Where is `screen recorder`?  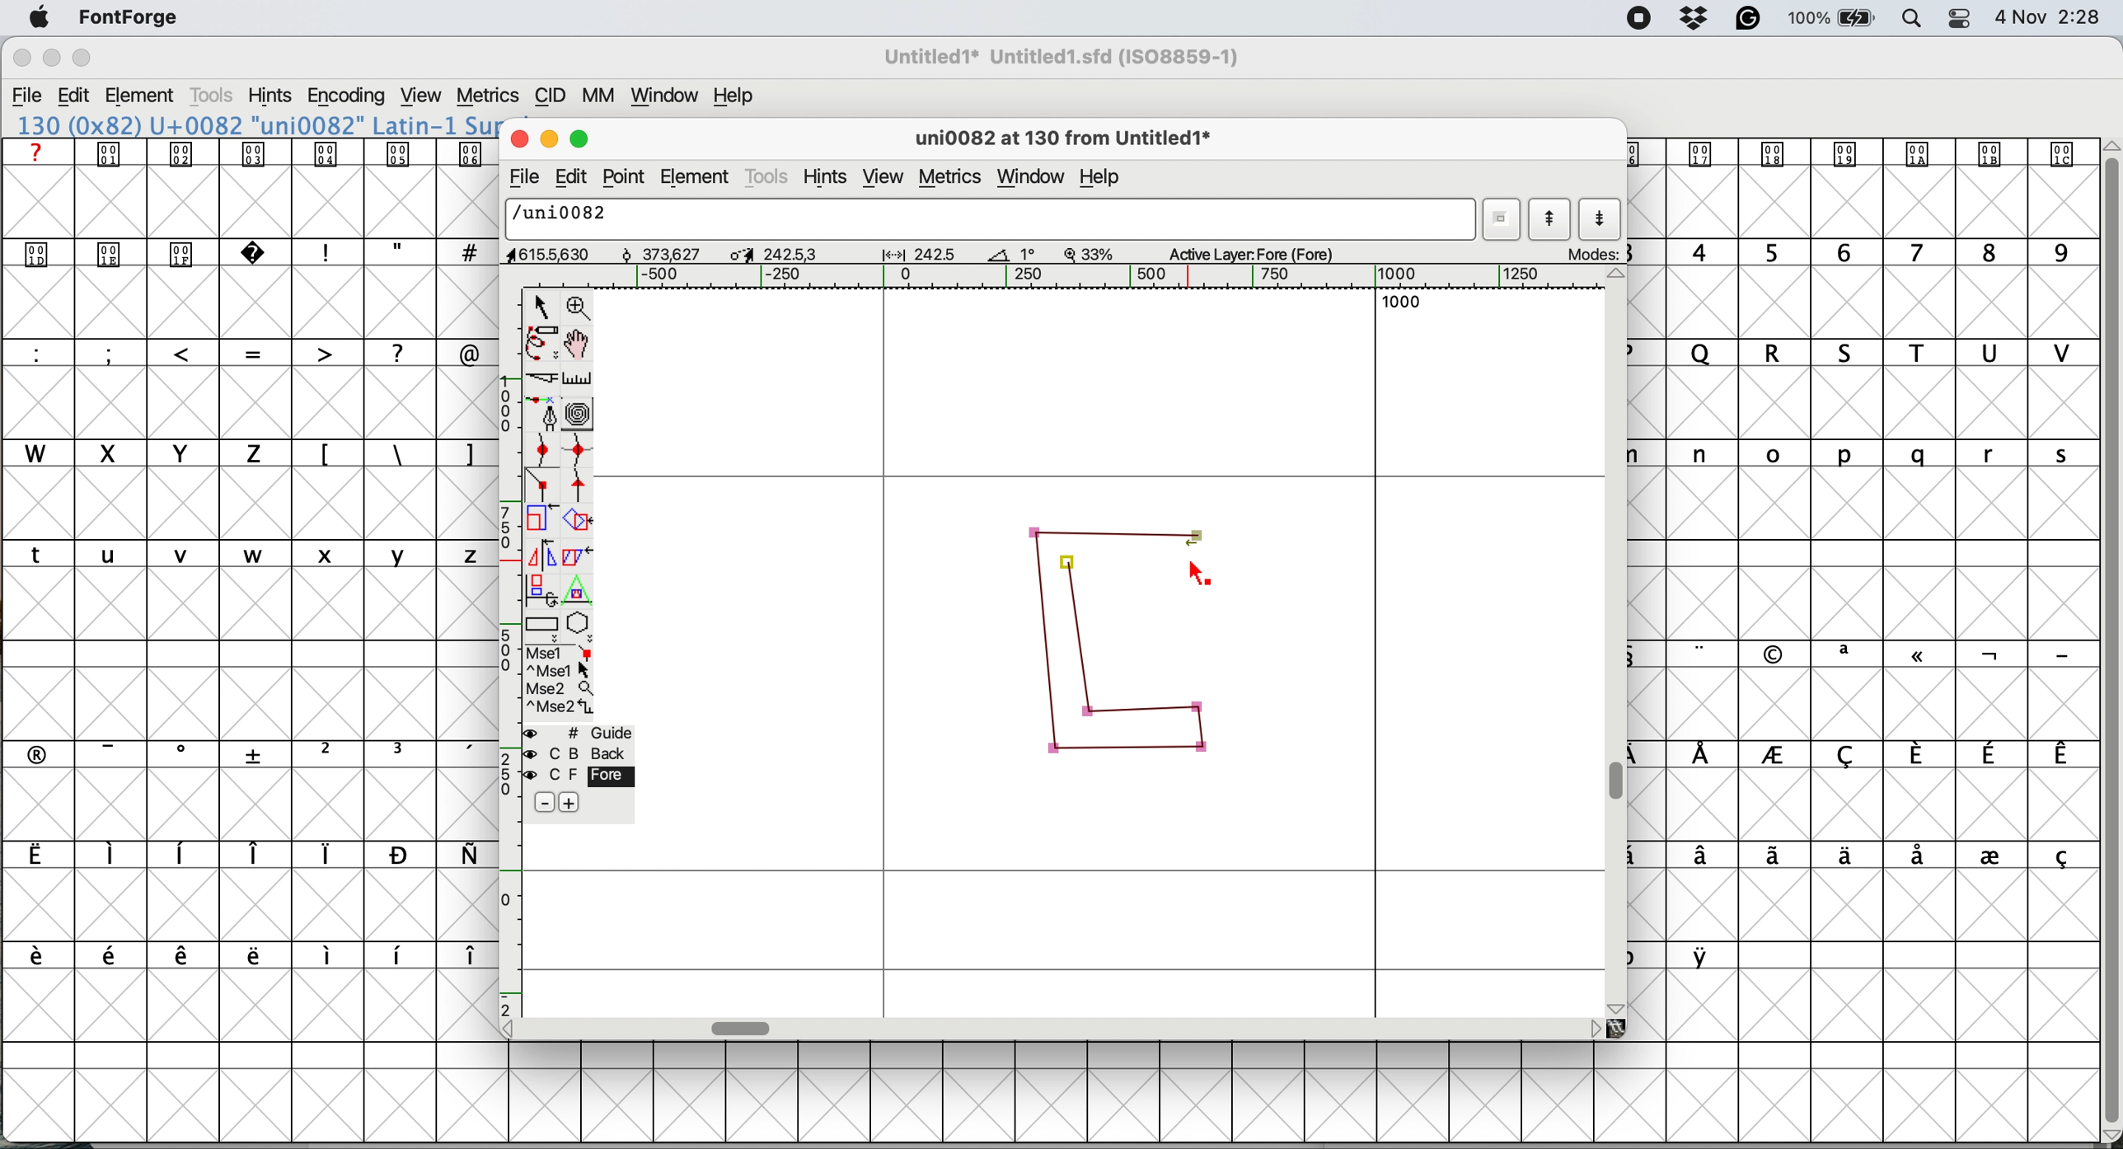 screen recorder is located at coordinates (1640, 19).